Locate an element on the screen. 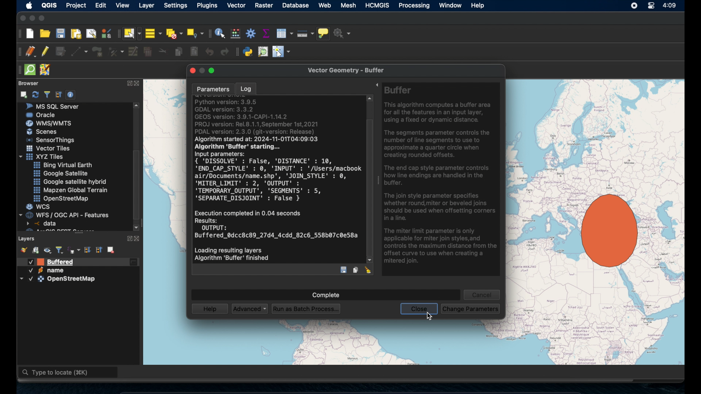 The width and height of the screenshot is (701, 394). vertex tool is located at coordinates (116, 50).